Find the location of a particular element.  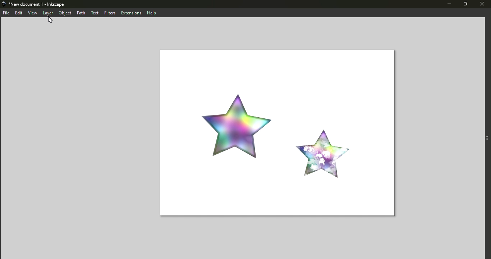

view is located at coordinates (31, 13).